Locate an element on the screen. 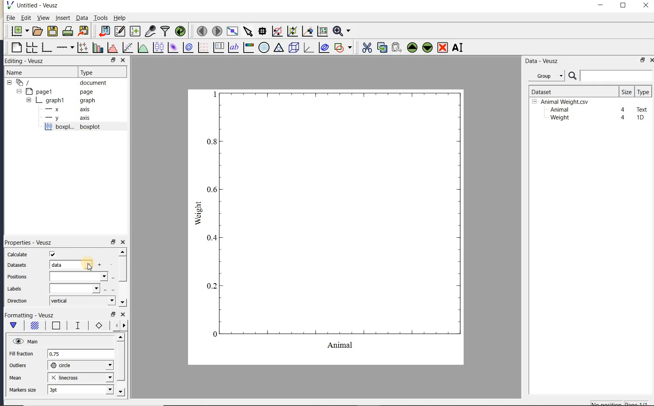 This screenshot has width=654, height=406. boxplot is located at coordinates (81, 128).